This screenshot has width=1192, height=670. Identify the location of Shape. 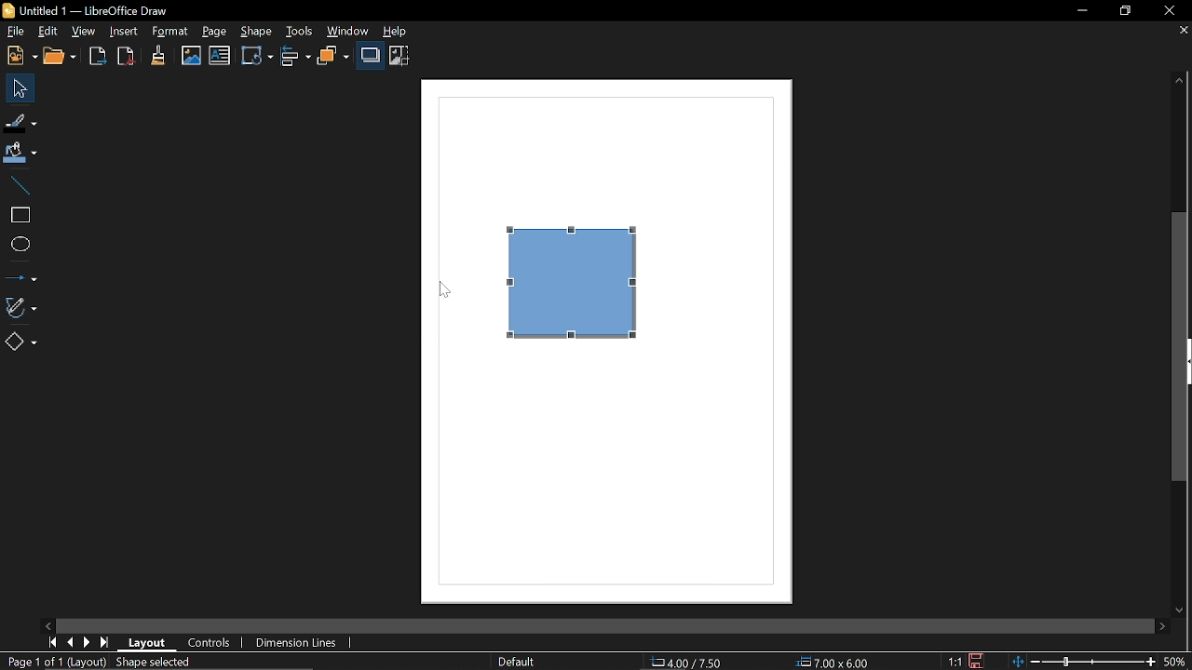
(257, 31).